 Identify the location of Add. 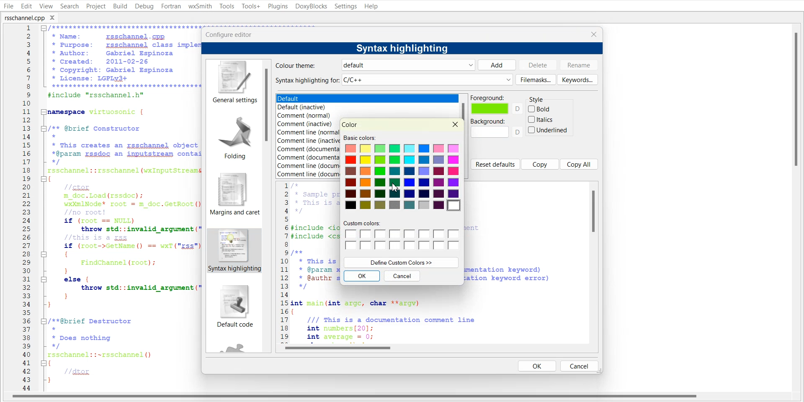
(497, 65).